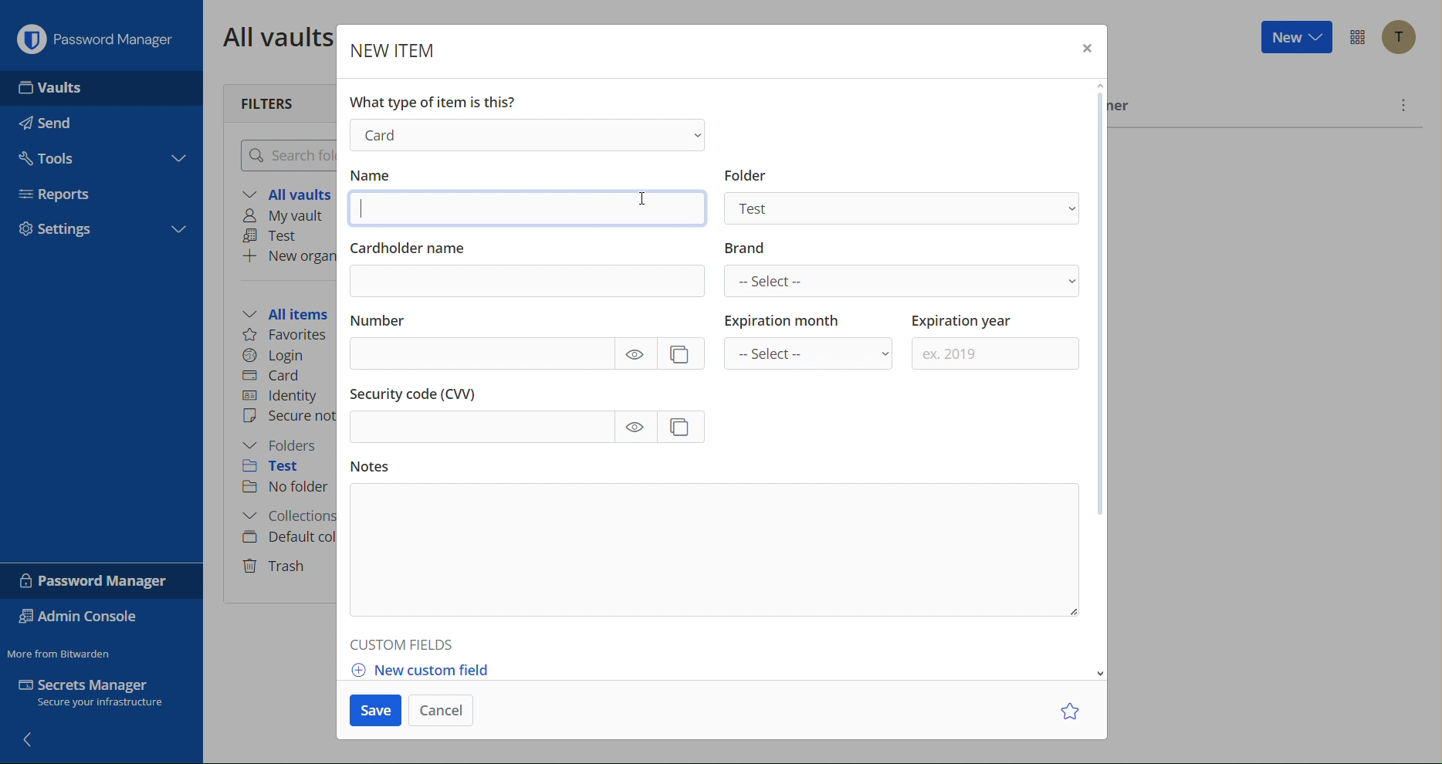 The width and height of the screenshot is (1442, 764). What do you see at coordinates (281, 215) in the screenshot?
I see `My vault` at bounding box center [281, 215].